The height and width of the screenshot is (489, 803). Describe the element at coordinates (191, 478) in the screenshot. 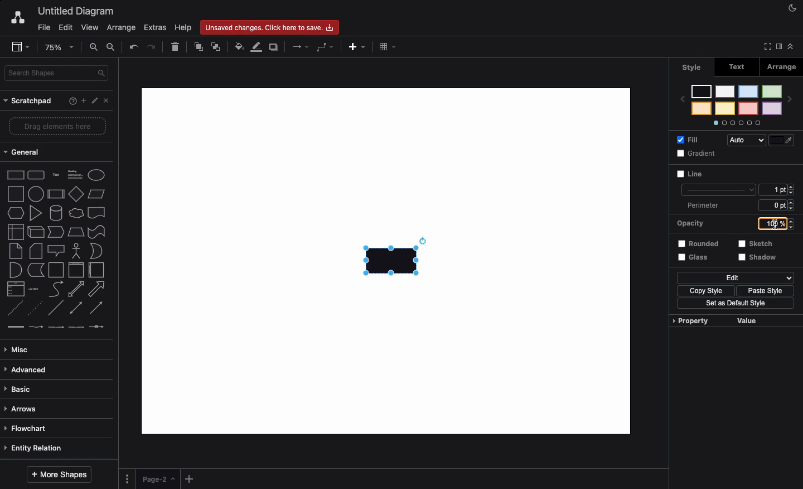

I see `Add` at that location.